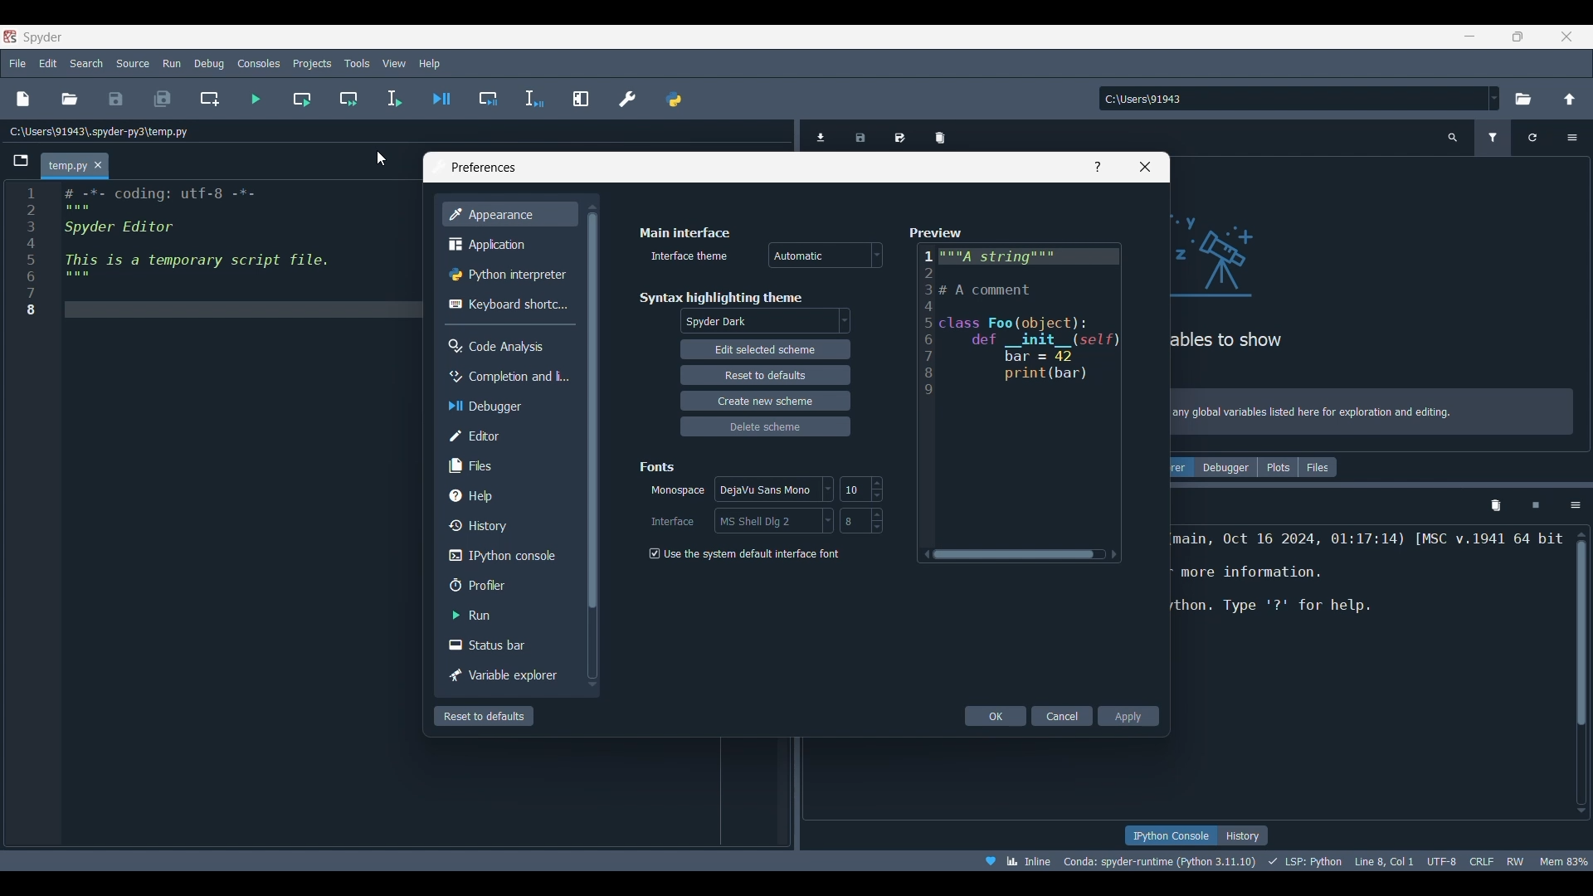 This screenshot has width=1593, height=896. I want to click on Reset to defaults, so click(483, 715).